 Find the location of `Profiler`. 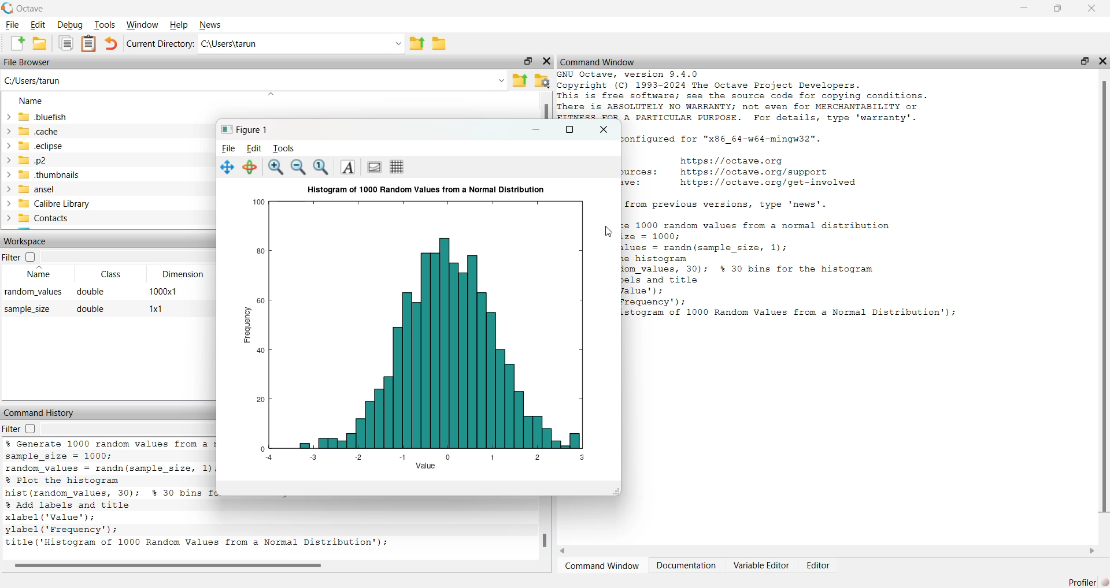

Profiler is located at coordinates (1087, 582).